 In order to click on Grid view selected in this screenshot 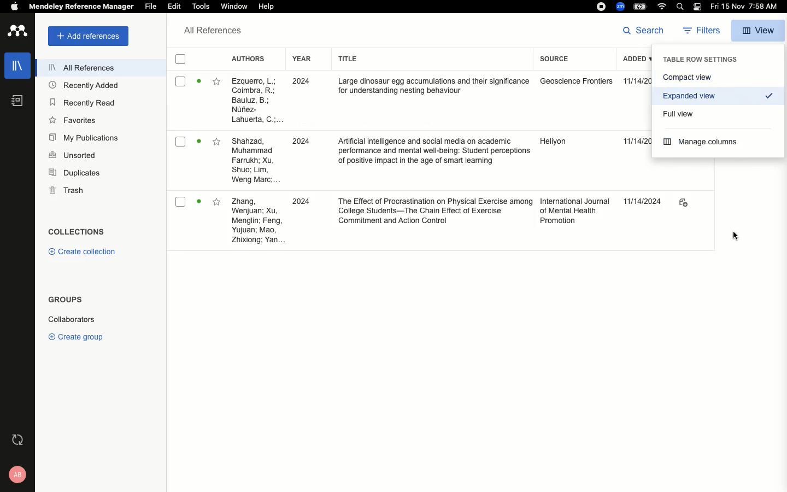, I will do `click(724, 99)`.